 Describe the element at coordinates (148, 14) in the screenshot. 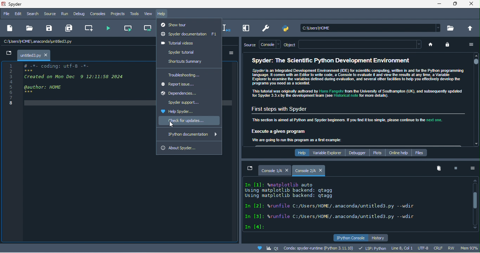

I see `view` at that location.